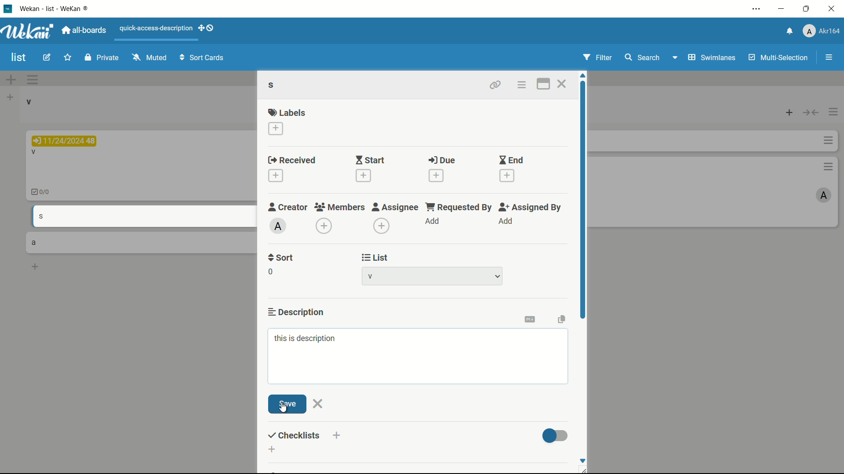  Describe the element at coordinates (67, 58) in the screenshot. I see `star this board` at that location.